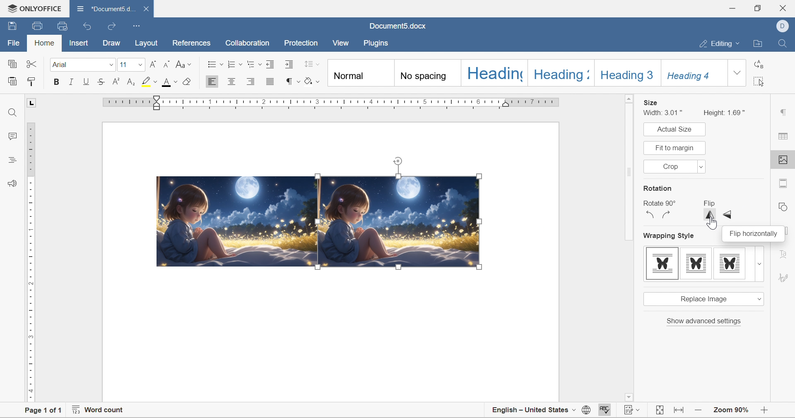  What do you see at coordinates (665, 113) in the screenshot?
I see `width: 3.01` at bounding box center [665, 113].